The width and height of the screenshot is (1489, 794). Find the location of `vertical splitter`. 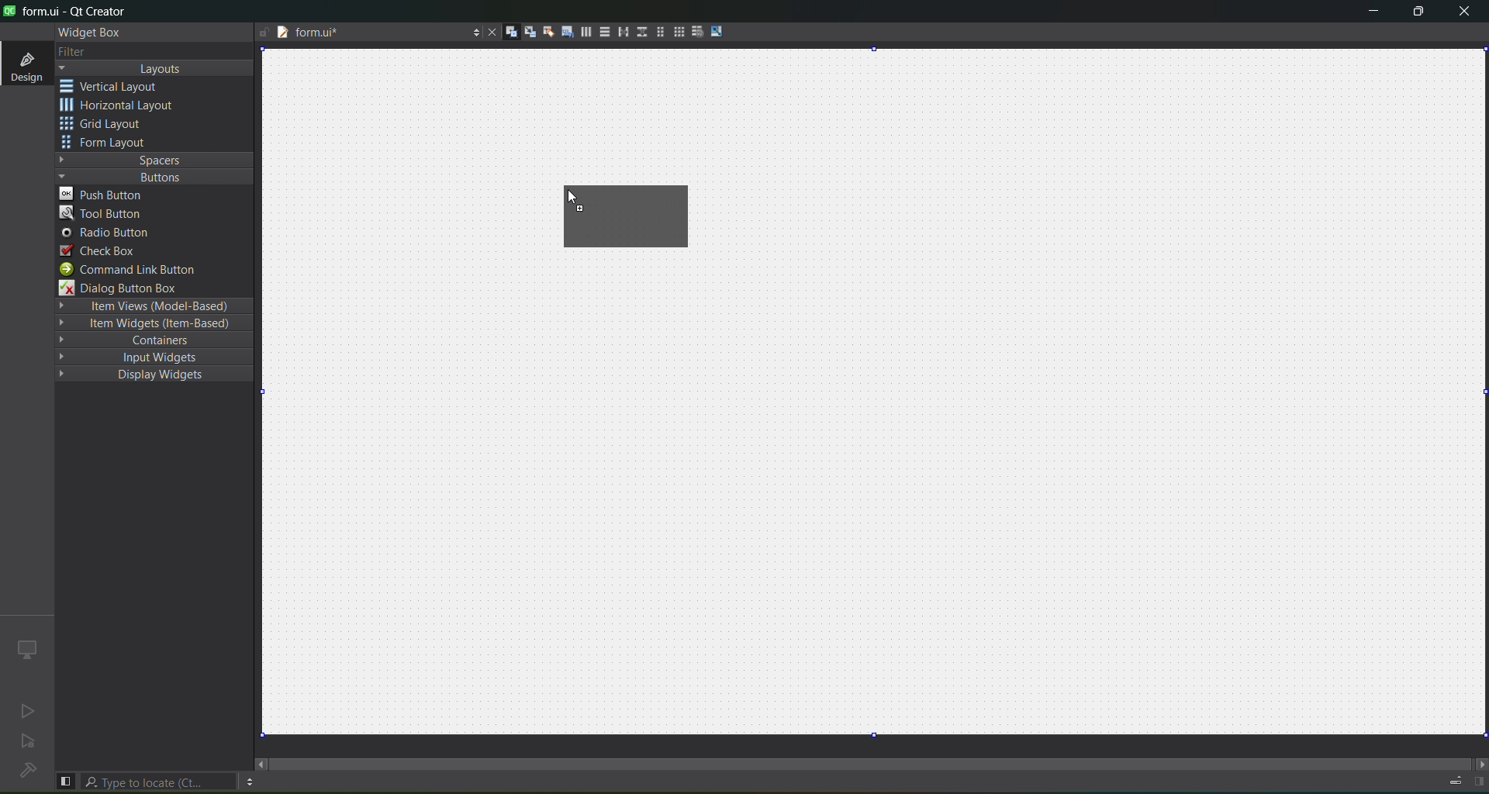

vertical splitter is located at coordinates (640, 31).